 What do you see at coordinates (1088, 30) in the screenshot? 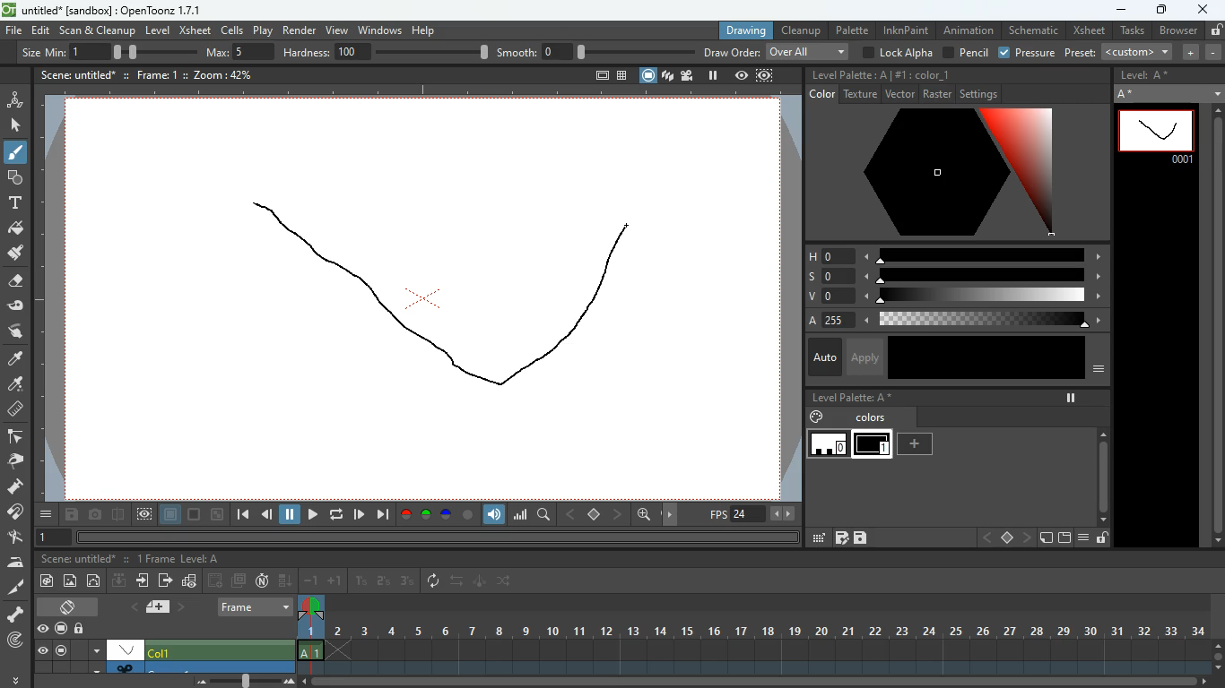
I see `xsheet` at bounding box center [1088, 30].